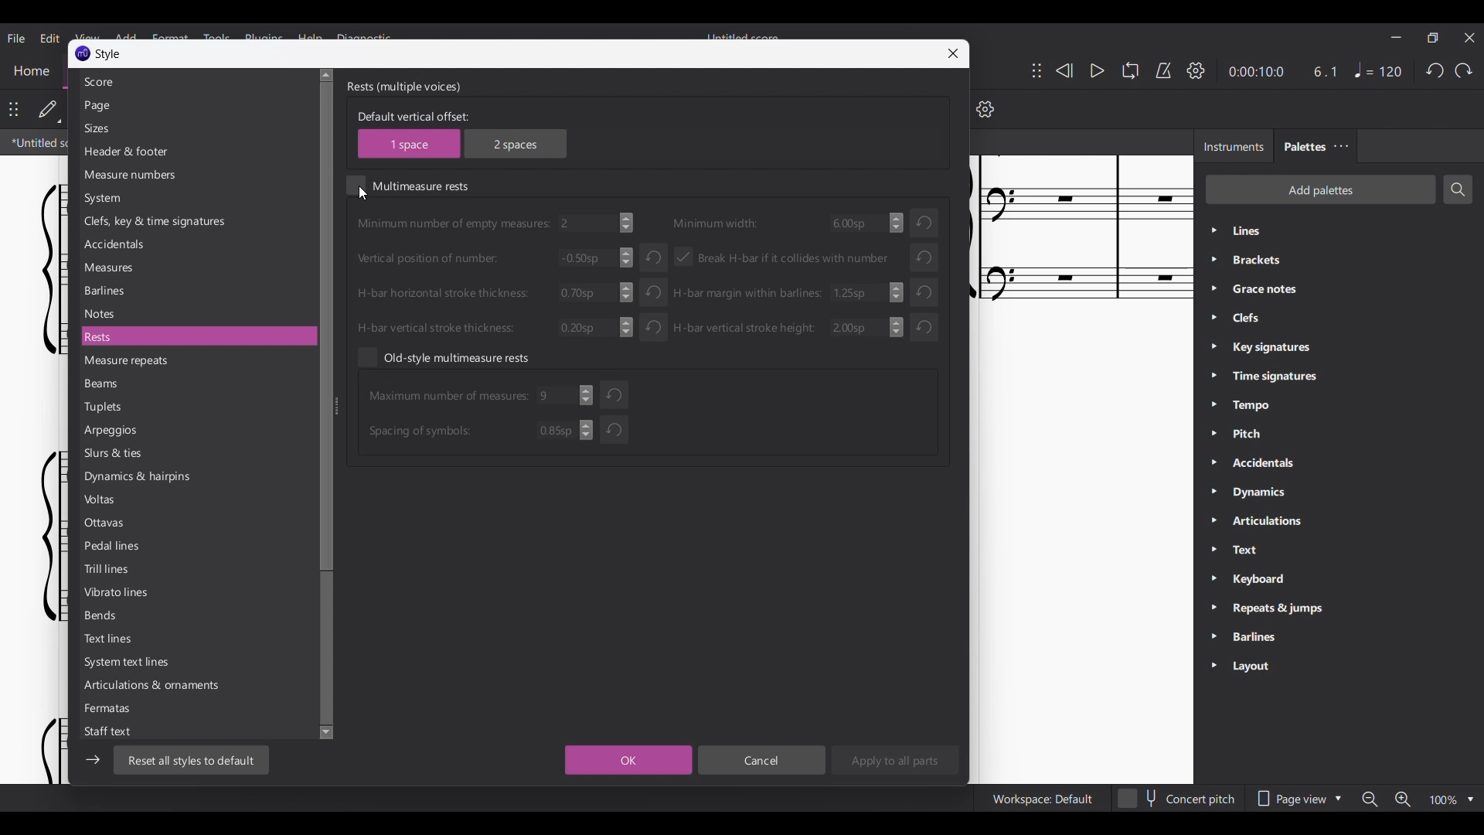 Image resolution: width=1484 pixels, height=835 pixels. What do you see at coordinates (1131, 70) in the screenshot?
I see `Looping playback` at bounding box center [1131, 70].